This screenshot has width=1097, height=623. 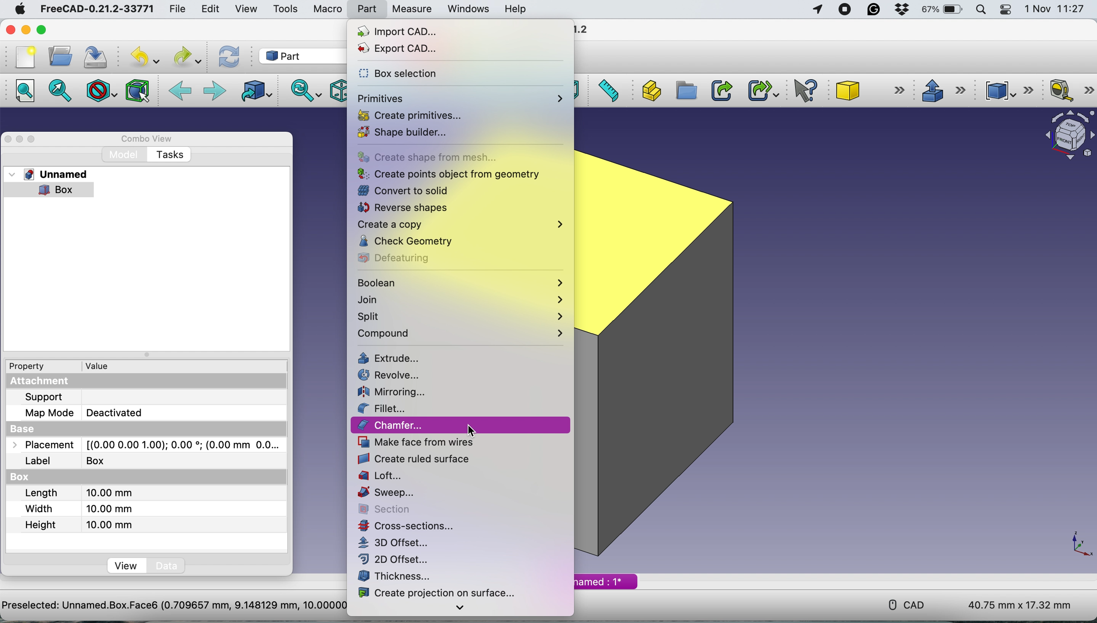 What do you see at coordinates (984, 12) in the screenshot?
I see `spotlight searc` at bounding box center [984, 12].